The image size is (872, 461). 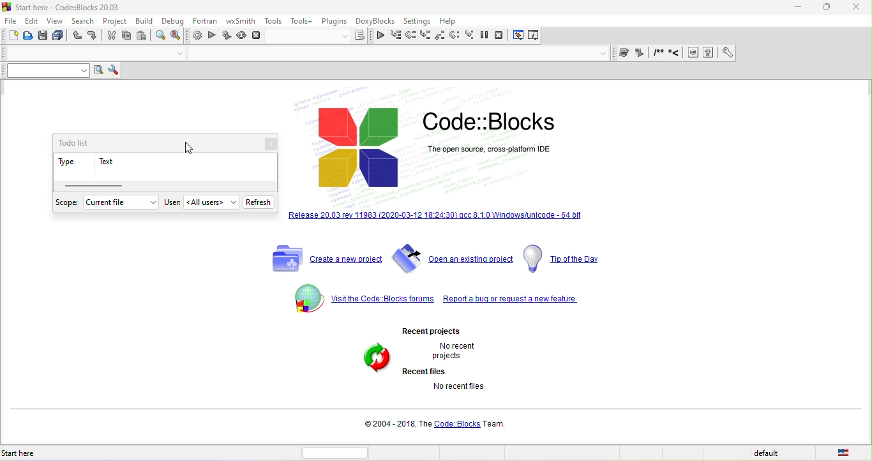 I want to click on debug, so click(x=174, y=21).